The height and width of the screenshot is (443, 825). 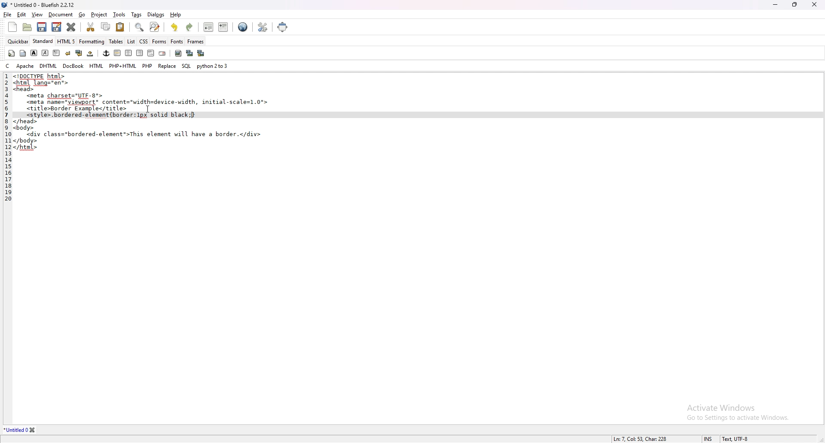 I want to click on go, so click(x=82, y=15).